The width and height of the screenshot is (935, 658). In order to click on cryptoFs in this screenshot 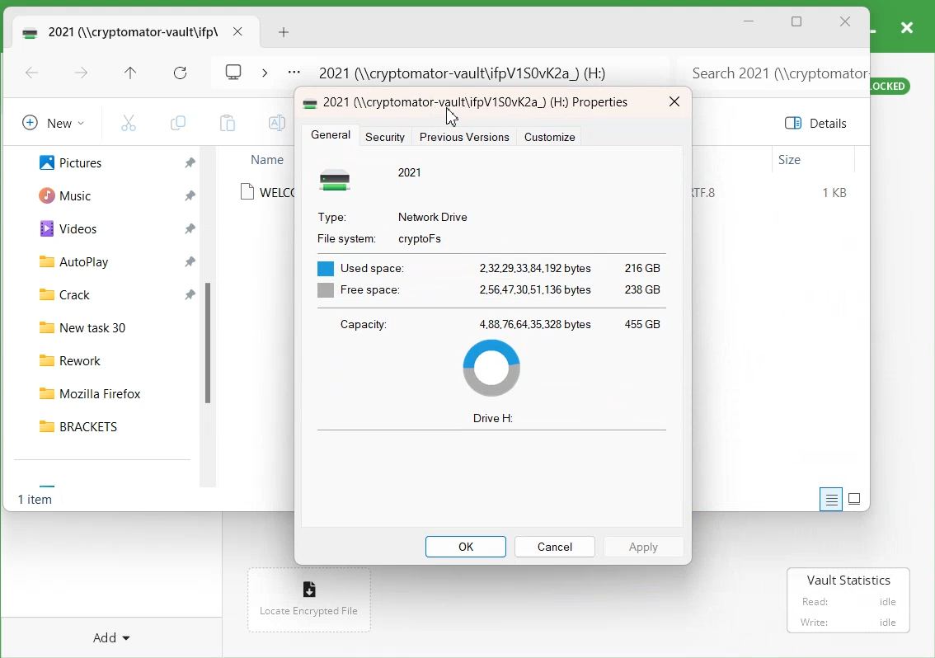, I will do `click(421, 239)`.